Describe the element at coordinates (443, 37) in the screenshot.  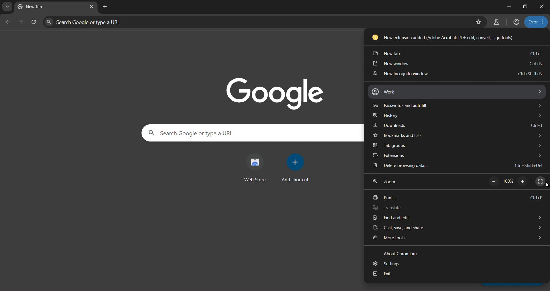
I see `@ New extension added (Adobe Acrobat: PDF edit, convert, sign tools)` at that location.